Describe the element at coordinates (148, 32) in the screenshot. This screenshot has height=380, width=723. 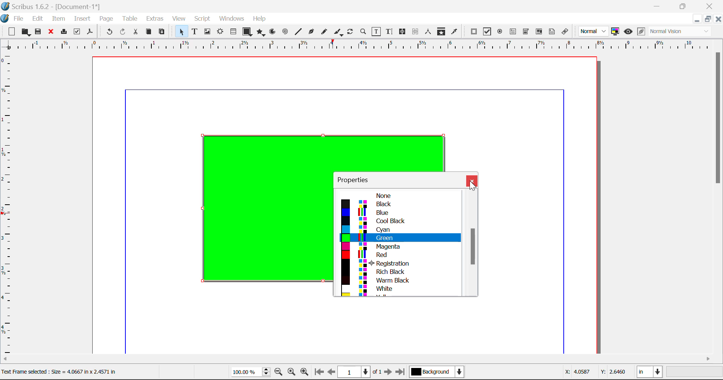
I see `Copy` at that location.